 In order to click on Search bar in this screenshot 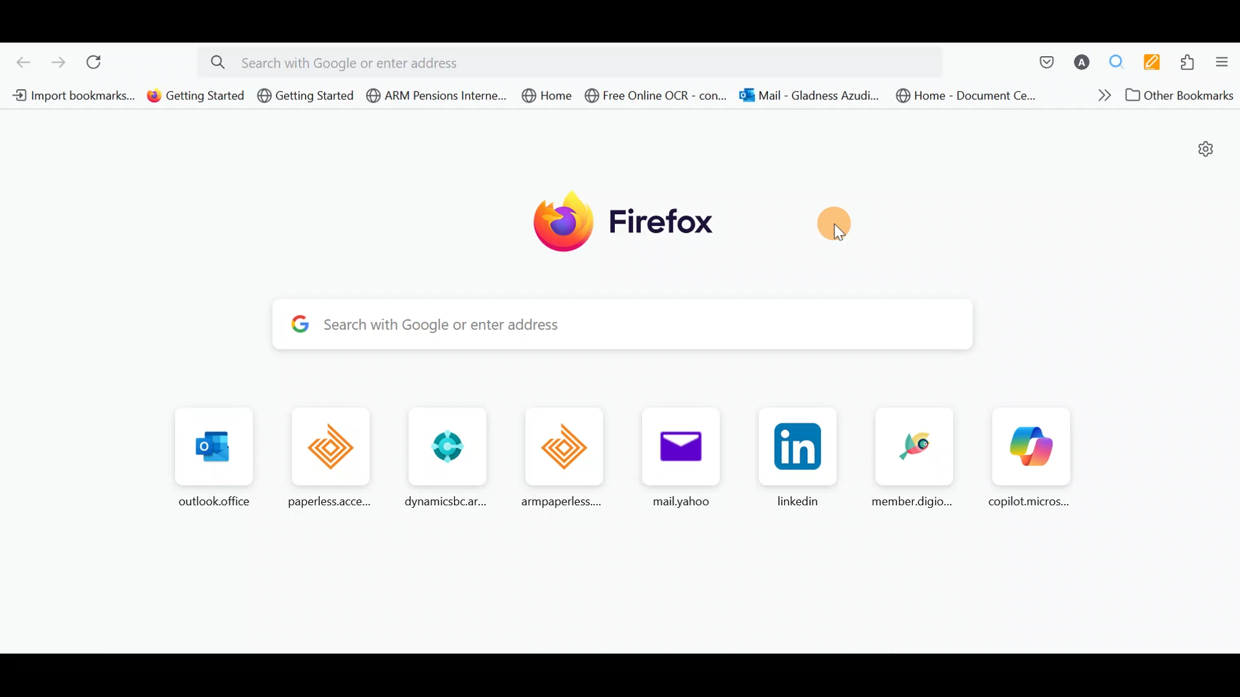, I will do `click(621, 319)`.